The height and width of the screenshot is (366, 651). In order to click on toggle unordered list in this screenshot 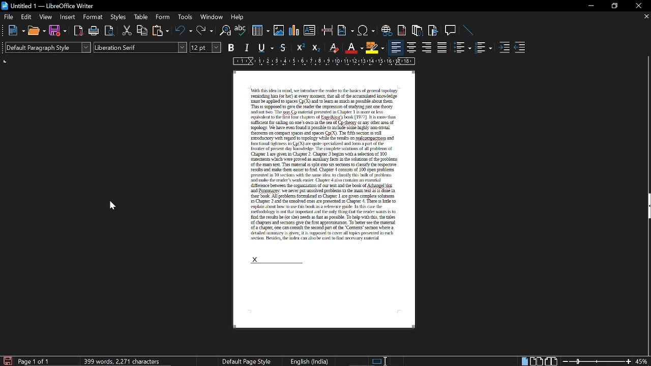, I will do `click(462, 48)`.